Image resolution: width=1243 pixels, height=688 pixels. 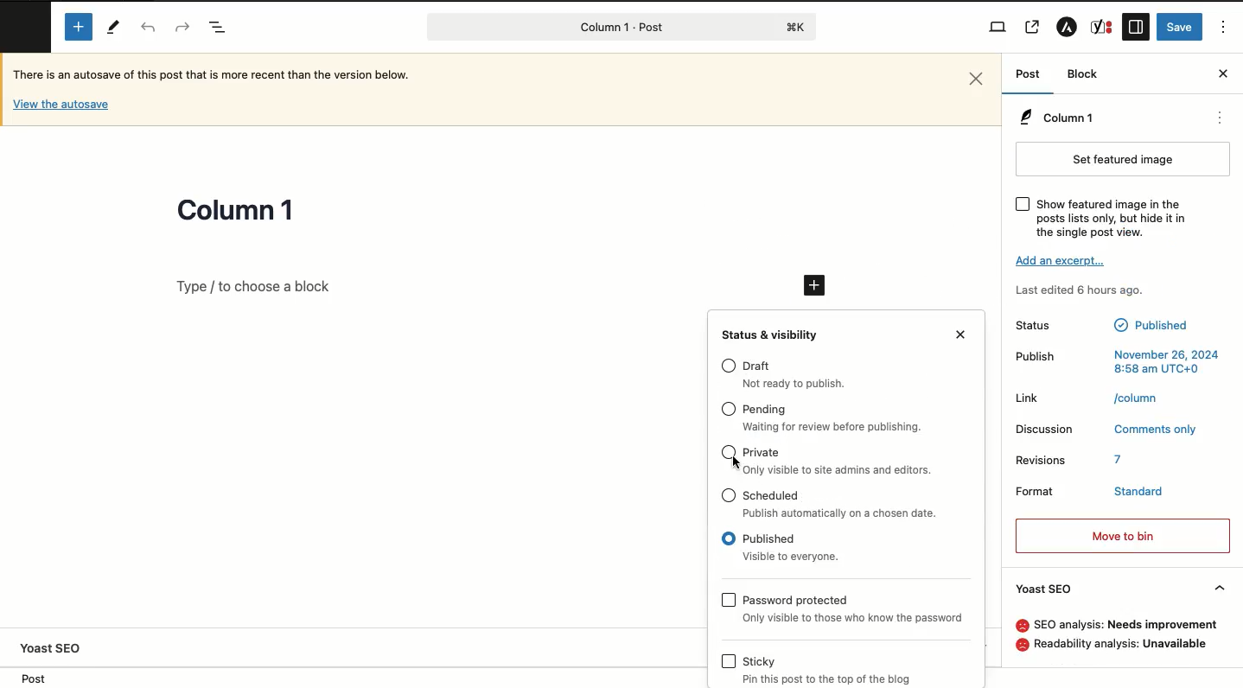 I want to click on Add block, so click(x=80, y=26).